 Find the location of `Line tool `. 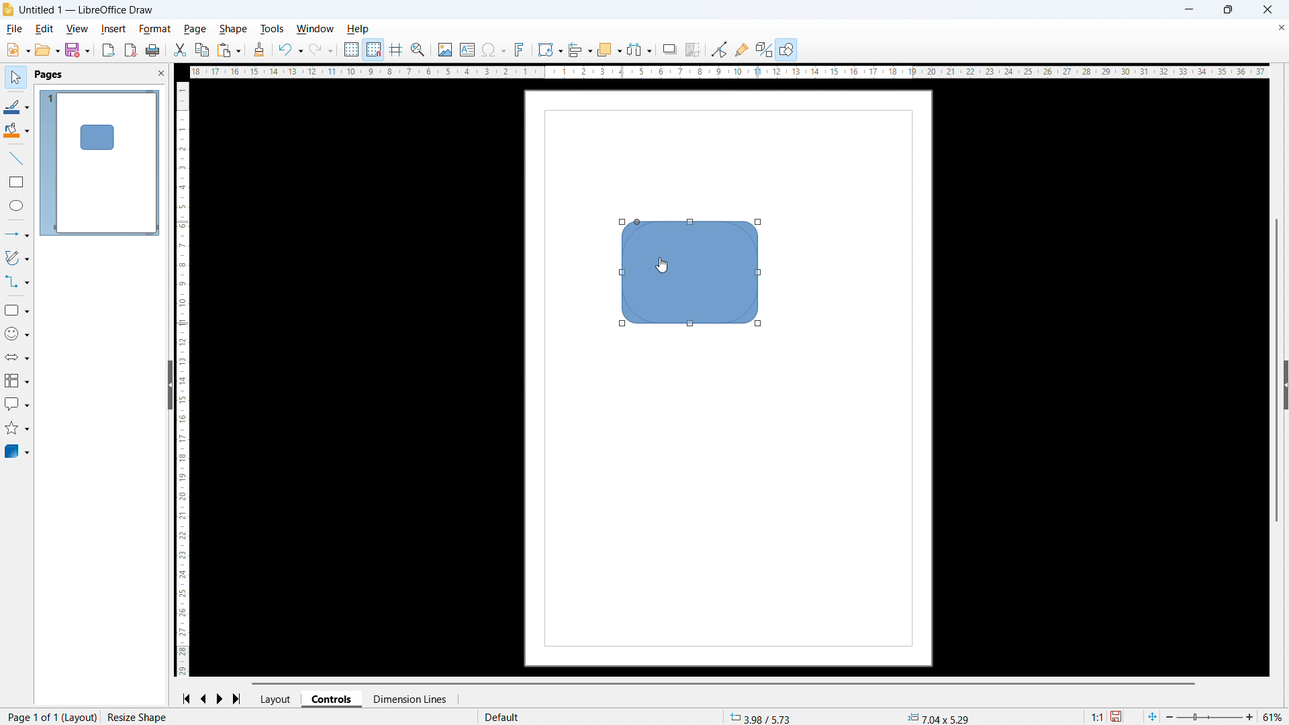

Line tool  is located at coordinates (15, 158).